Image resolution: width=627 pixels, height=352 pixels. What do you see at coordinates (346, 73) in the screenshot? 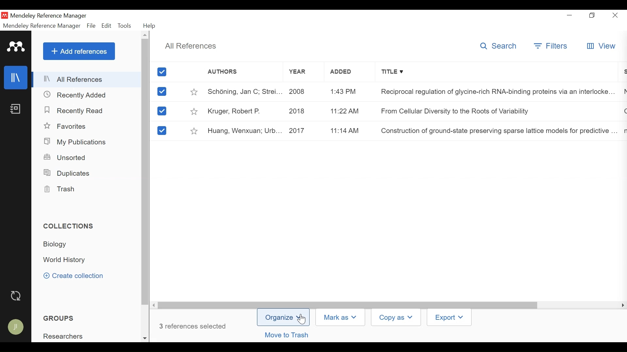
I see `Added` at bounding box center [346, 73].